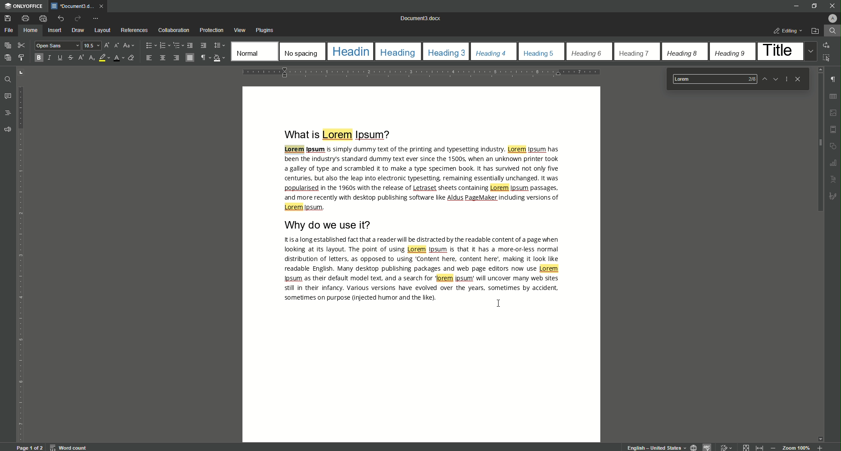 The width and height of the screenshot is (841, 451). What do you see at coordinates (10, 30) in the screenshot?
I see `File` at bounding box center [10, 30].